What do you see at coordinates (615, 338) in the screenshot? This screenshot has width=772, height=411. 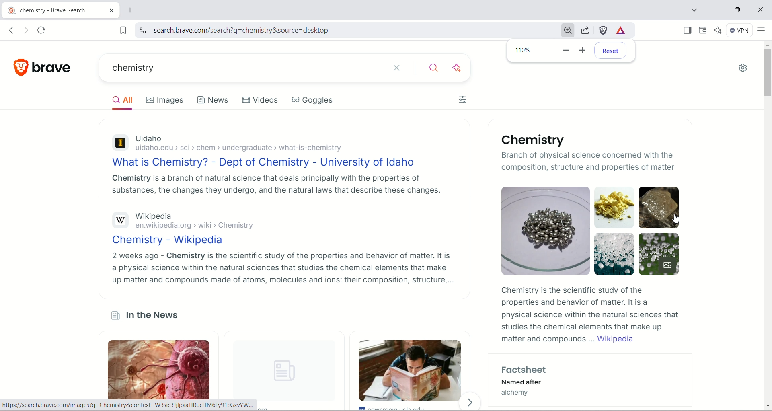 I see `Wikipedia link` at bounding box center [615, 338].